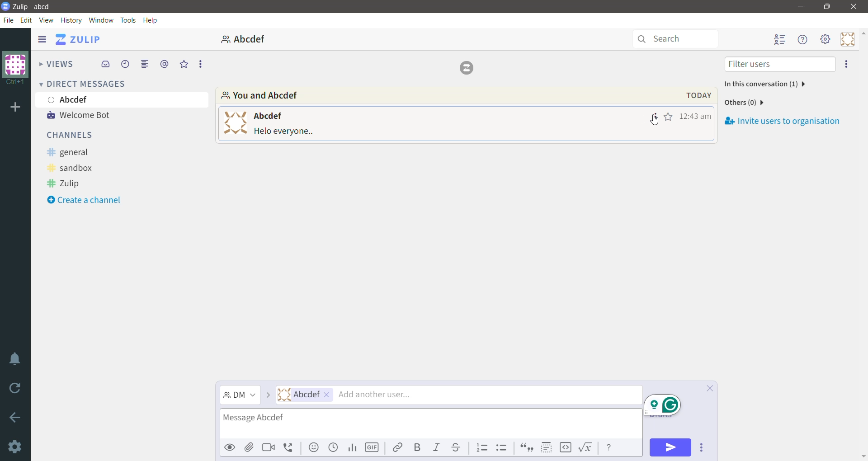  What do you see at coordinates (245, 38) in the screenshot?
I see `abcdef` at bounding box center [245, 38].